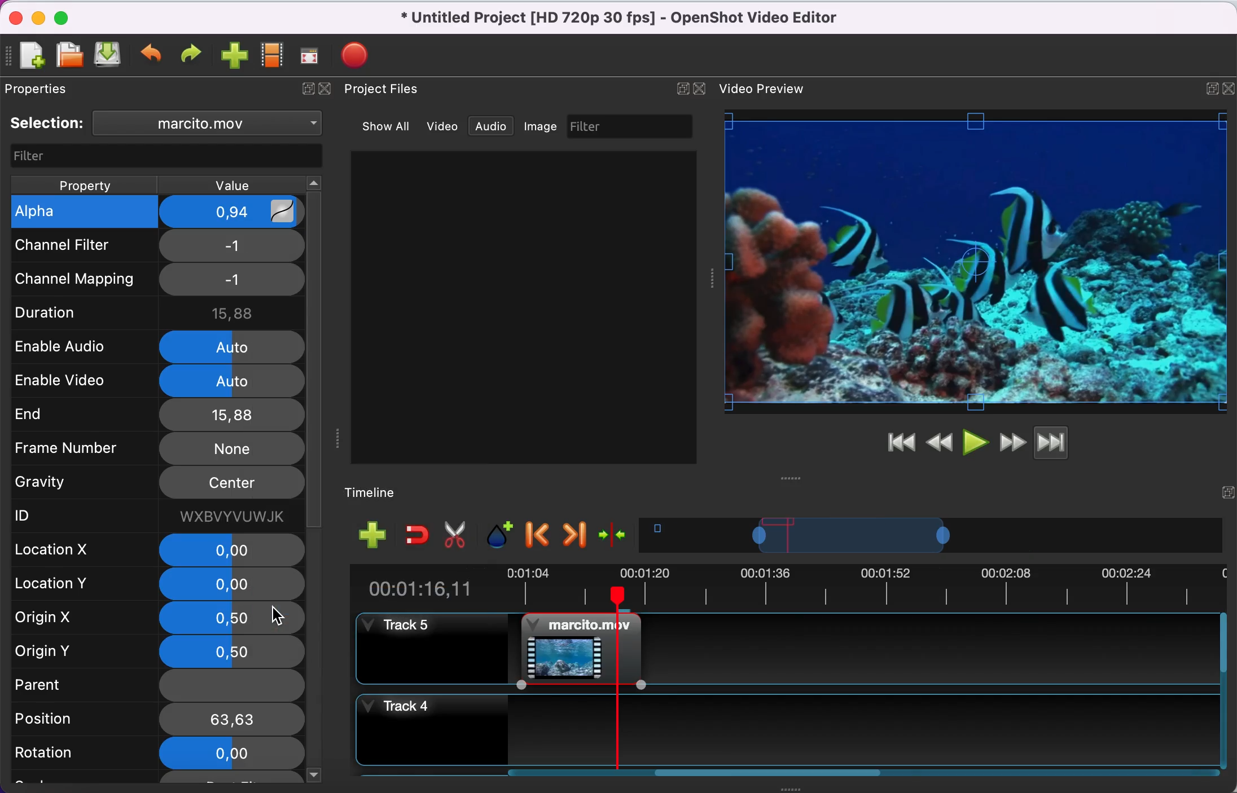  Describe the element at coordinates (64, 381) in the screenshot. I see `Enable Video` at that location.